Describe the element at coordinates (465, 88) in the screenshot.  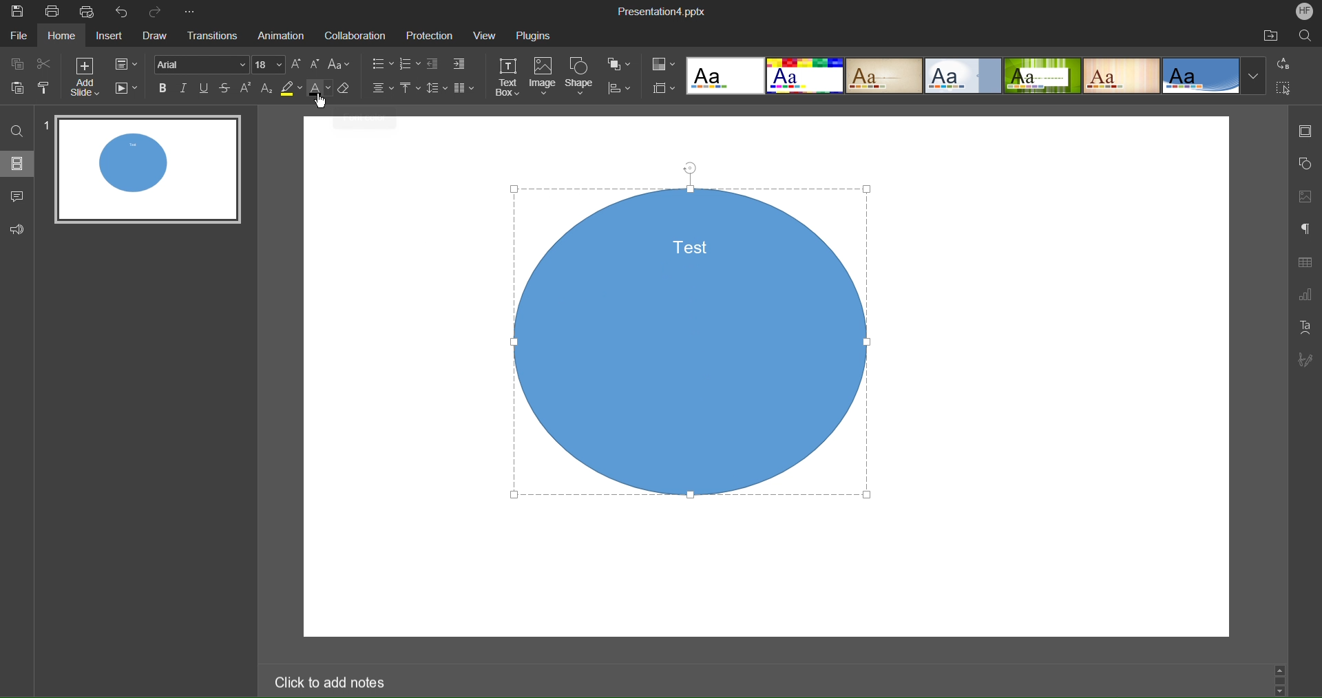
I see `Columns` at that location.